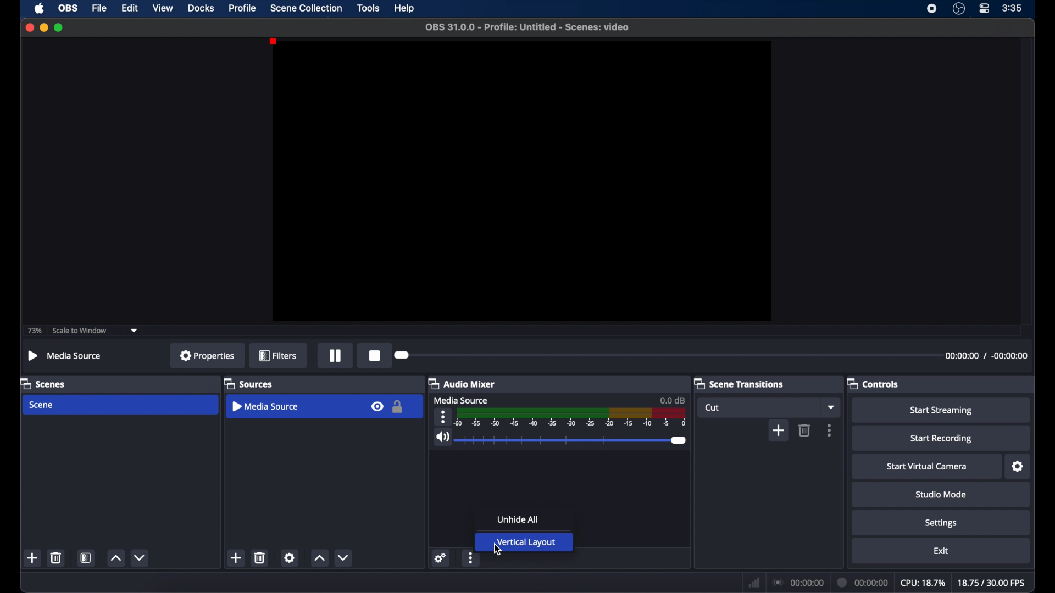 This screenshot has height=593, width=1055. What do you see at coordinates (412, 354) in the screenshot?
I see `Seeker` at bounding box center [412, 354].